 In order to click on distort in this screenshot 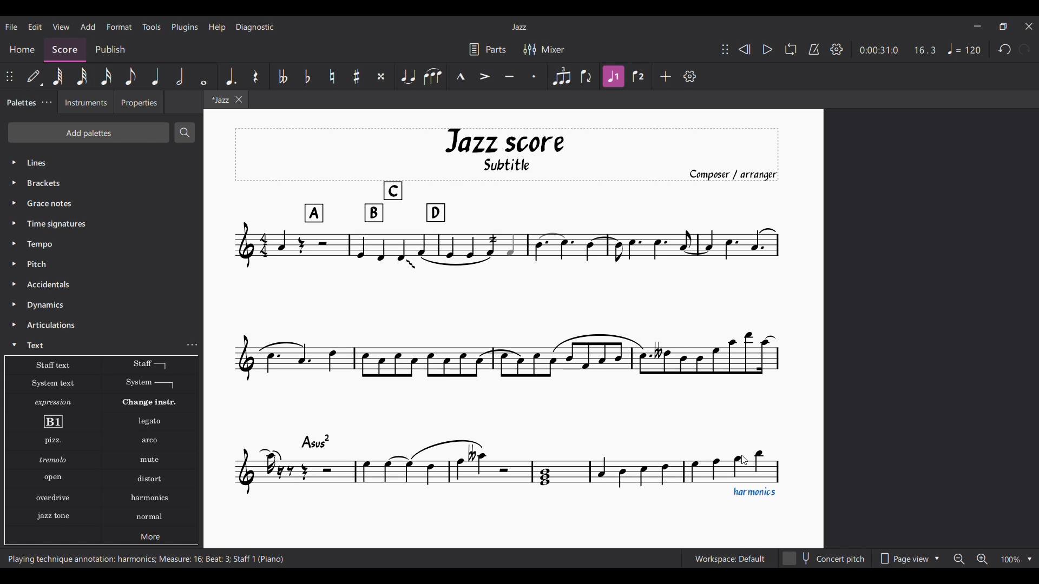, I will do `click(149, 479)`.